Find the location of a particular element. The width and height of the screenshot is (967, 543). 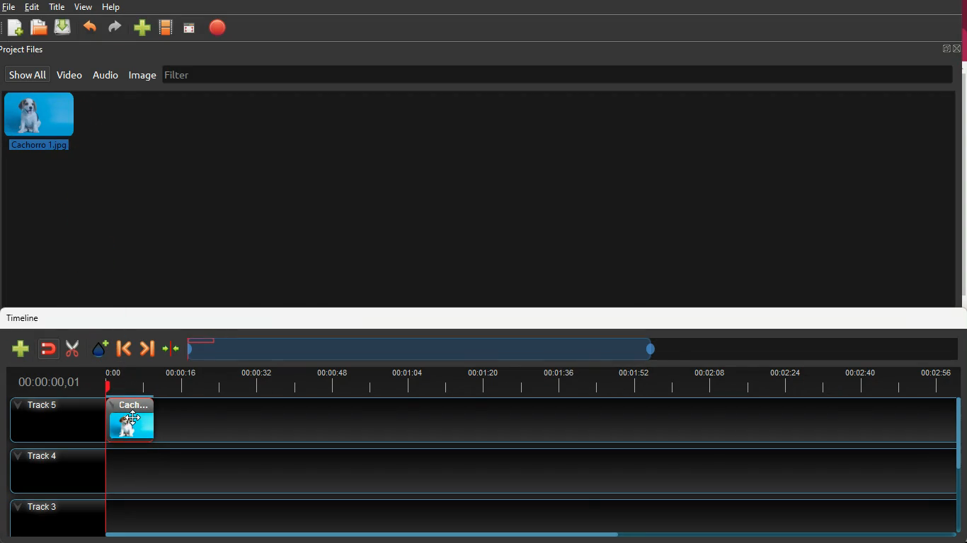

more is located at coordinates (142, 28).